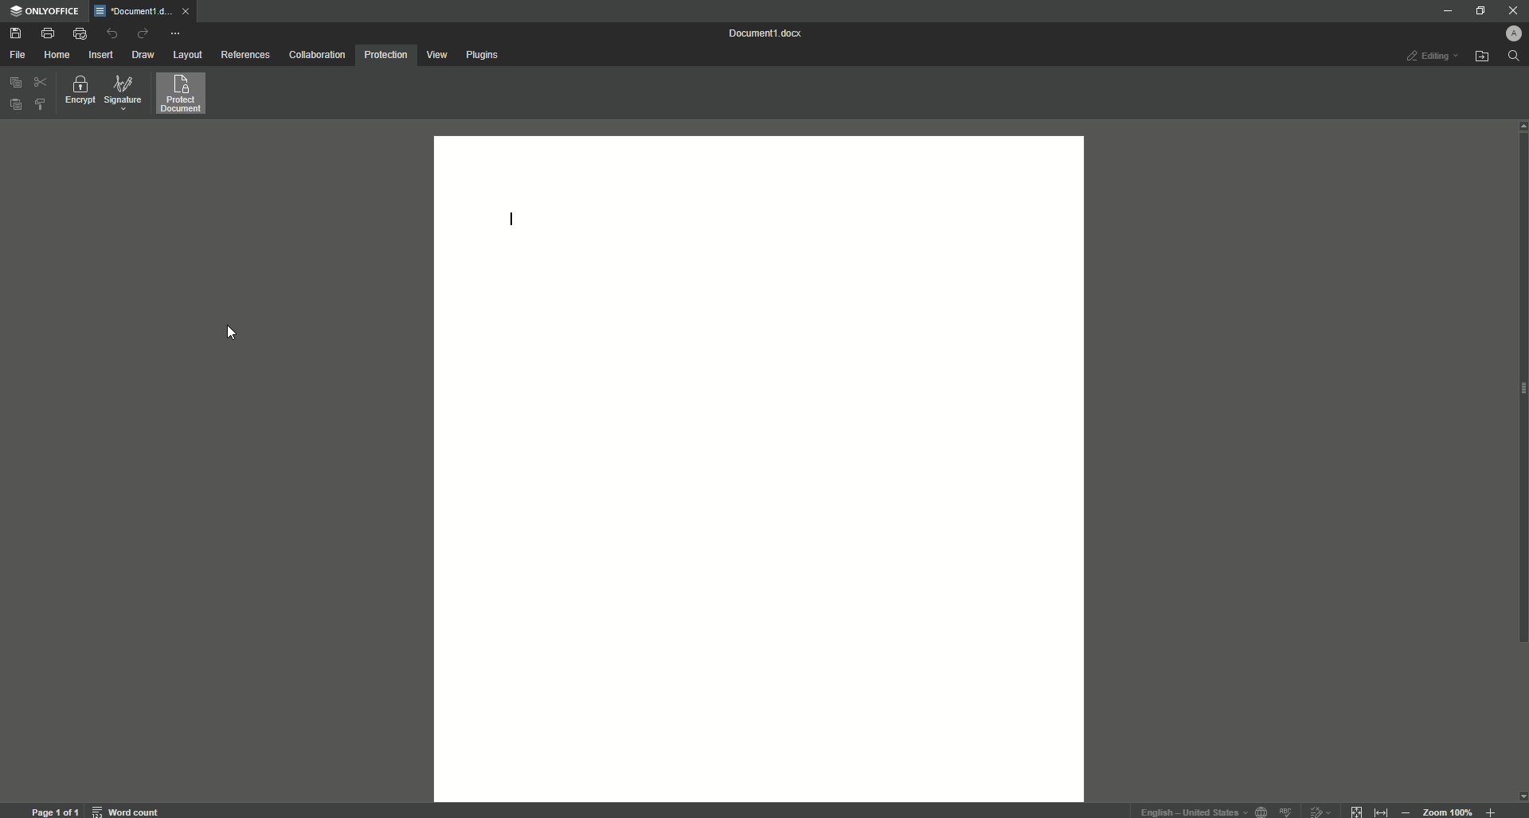  I want to click on scroll down, so click(1519, 796).